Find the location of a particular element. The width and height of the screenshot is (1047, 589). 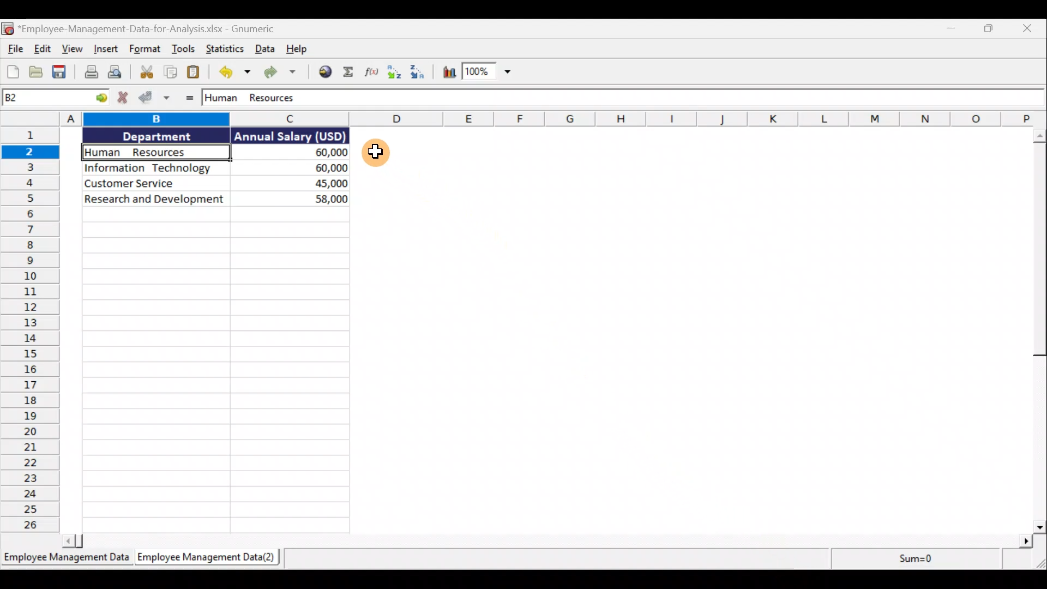

Print the current file is located at coordinates (88, 74).